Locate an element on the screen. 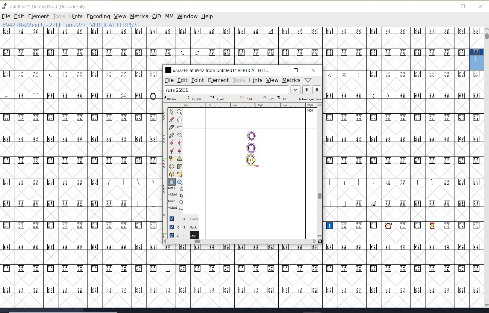 This screenshot has height=313, width=489. scale the selection is located at coordinates (172, 159).